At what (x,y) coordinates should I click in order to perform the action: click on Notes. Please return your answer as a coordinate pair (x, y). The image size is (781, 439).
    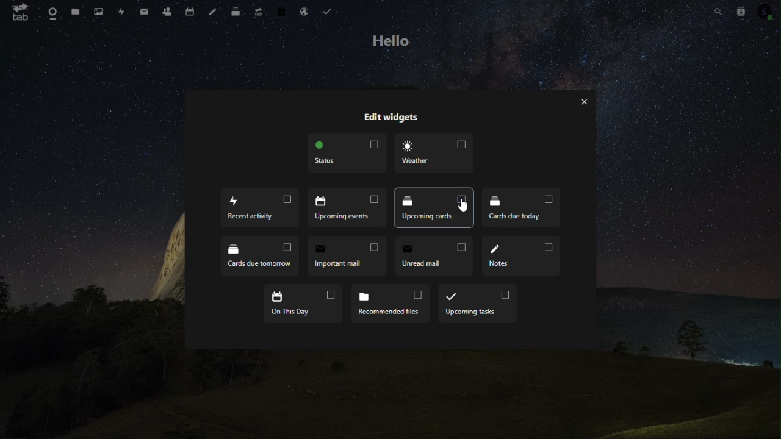
    Looking at the image, I should click on (213, 10).